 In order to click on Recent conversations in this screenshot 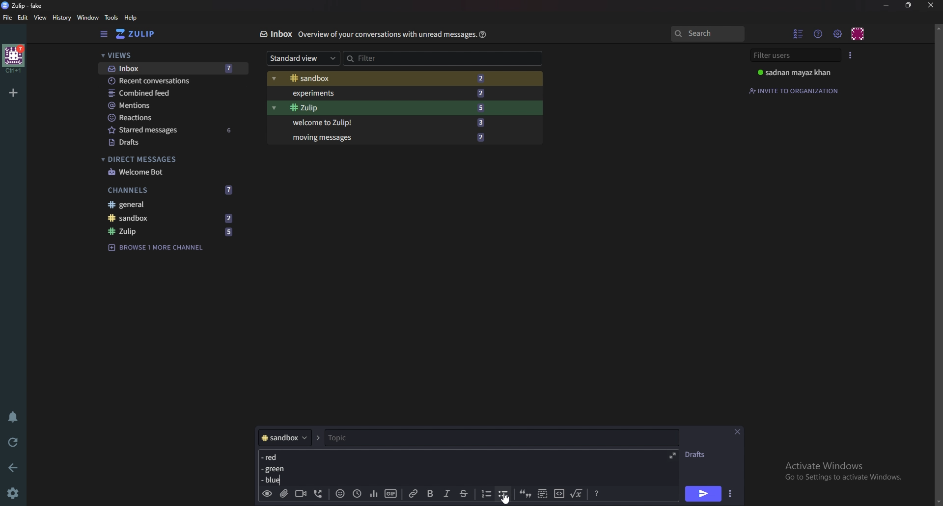, I will do `click(174, 80)`.